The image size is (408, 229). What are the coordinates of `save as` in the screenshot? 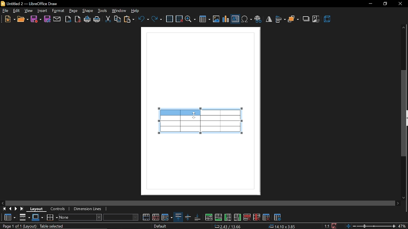 It's located at (47, 19).